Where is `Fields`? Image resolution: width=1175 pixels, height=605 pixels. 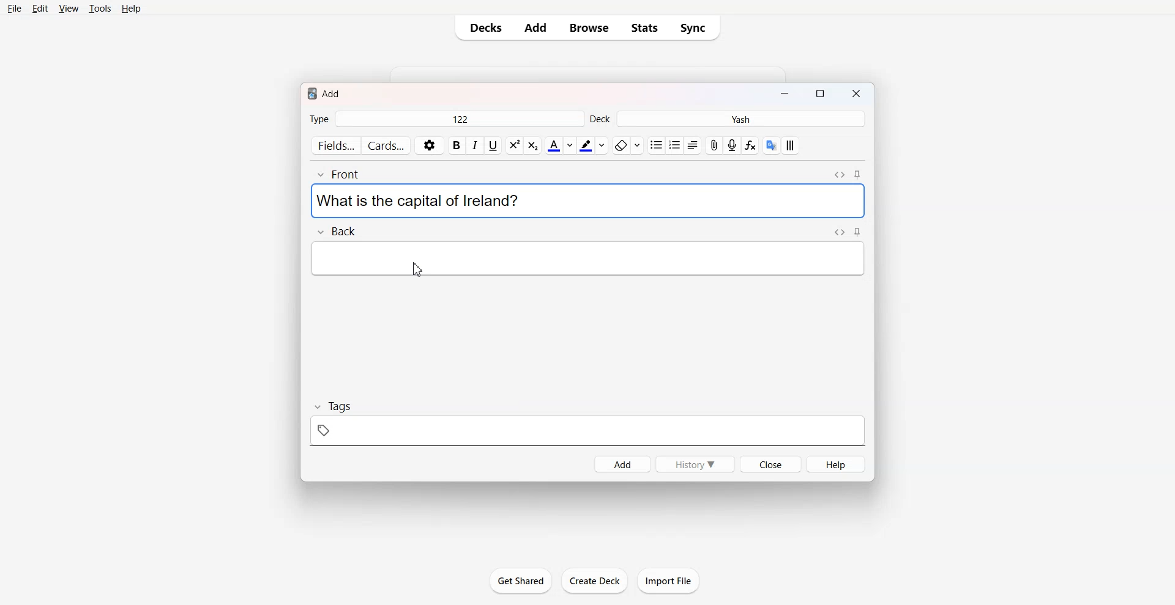
Fields is located at coordinates (335, 145).